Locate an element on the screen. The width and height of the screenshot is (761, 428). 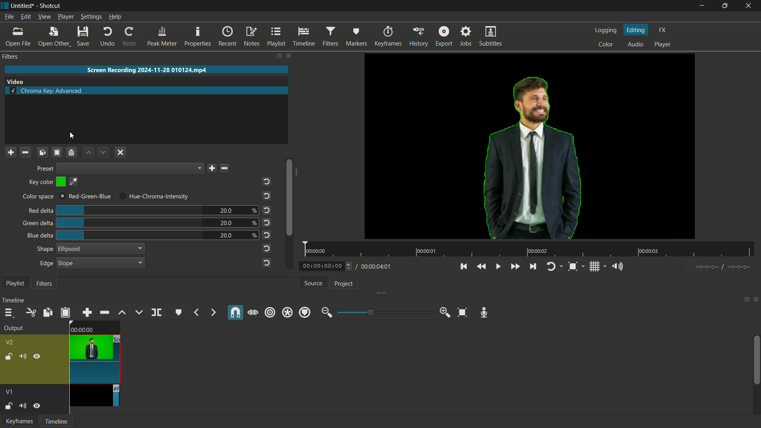
filters is located at coordinates (11, 58).